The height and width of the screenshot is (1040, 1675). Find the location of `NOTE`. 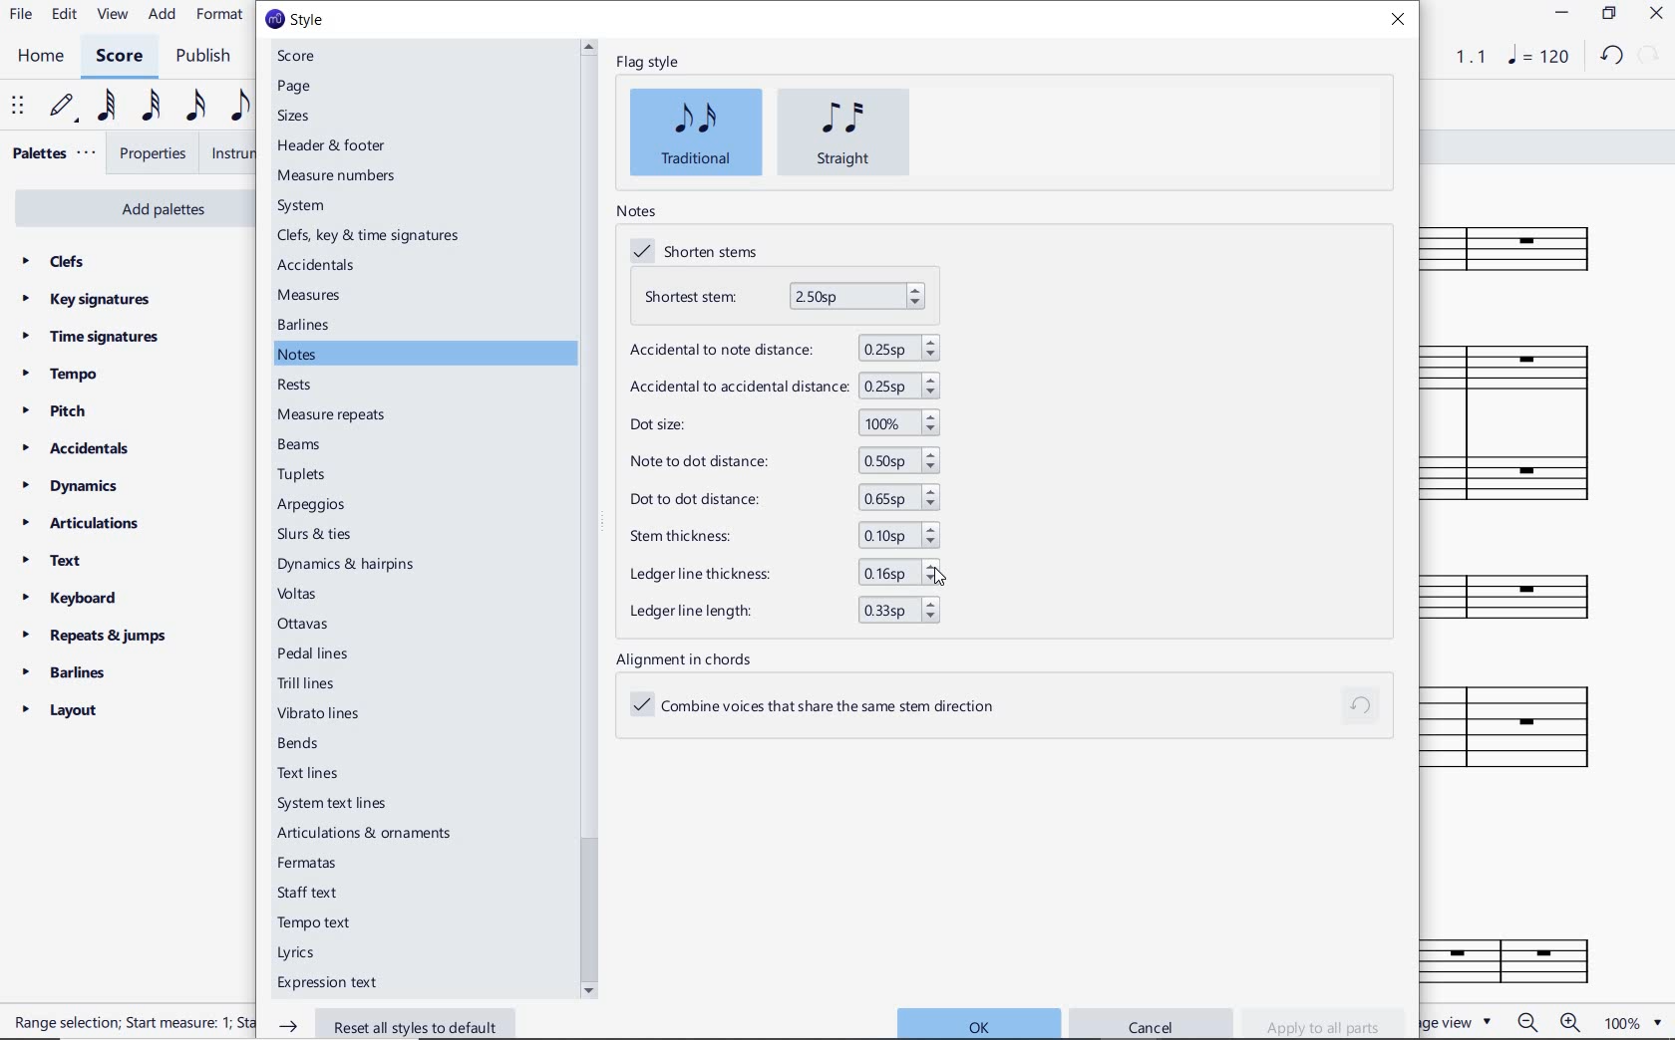

NOTE is located at coordinates (1539, 55).